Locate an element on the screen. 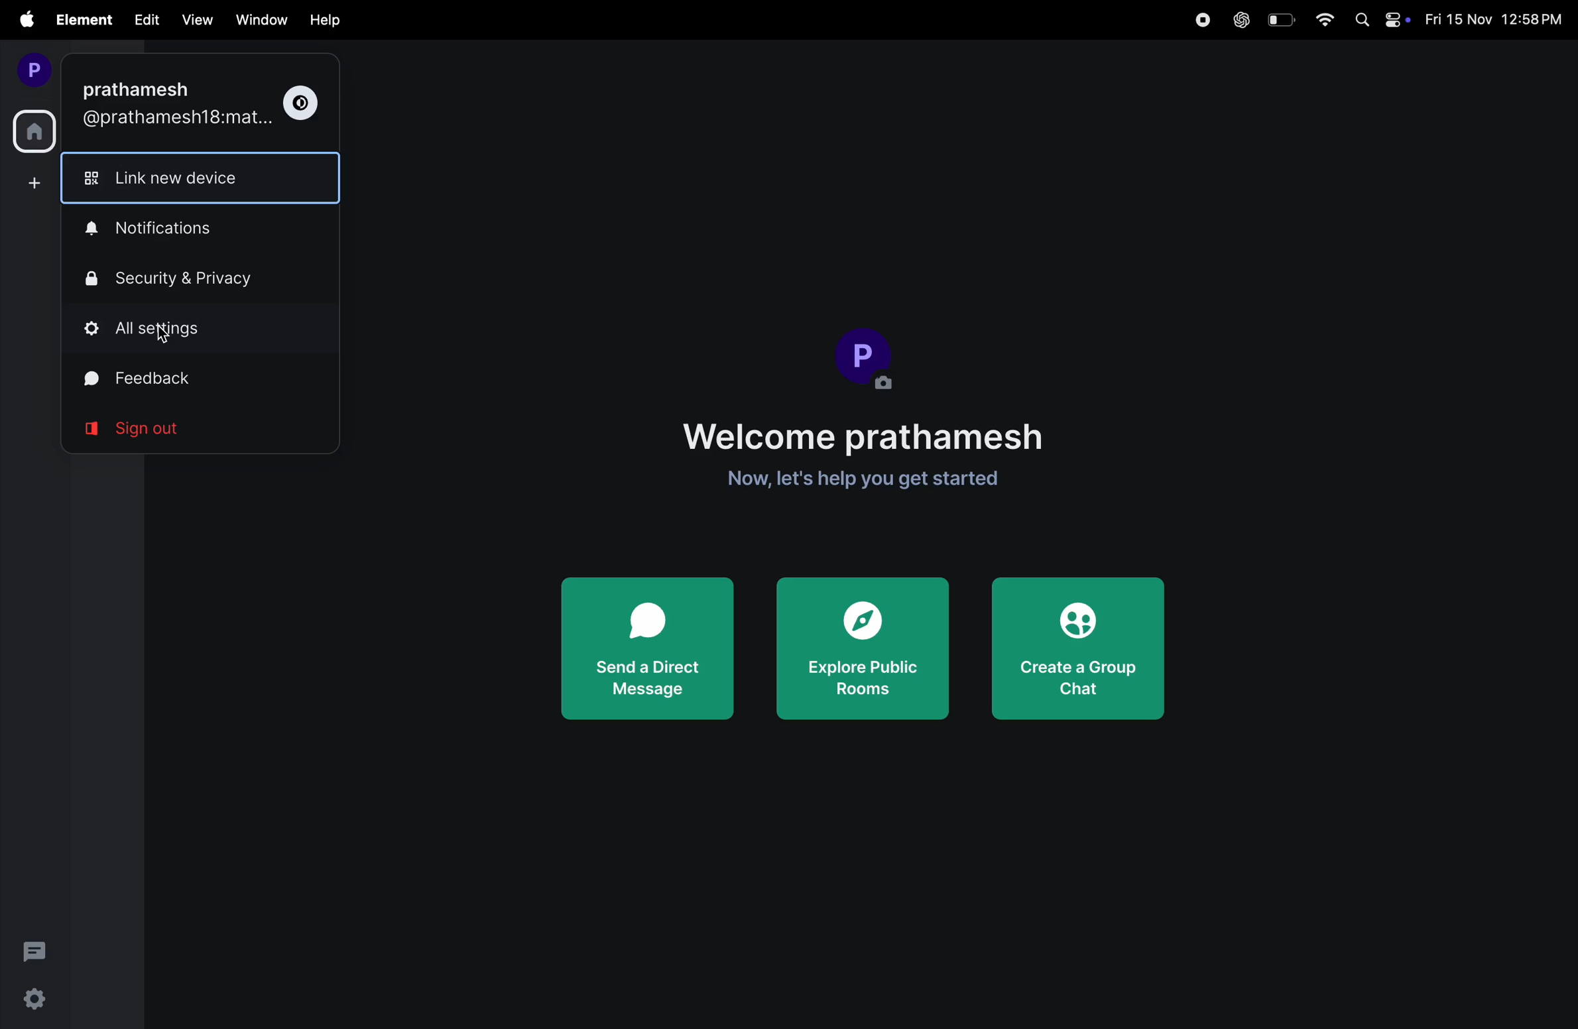 The height and width of the screenshot is (1029, 1578). user name is located at coordinates (139, 88).